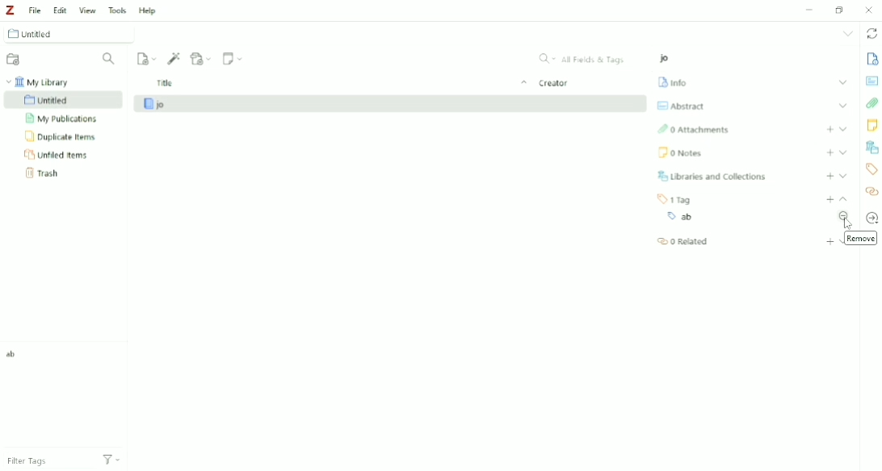  Describe the element at coordinates (843, 106) in the screenshot. I see `Expand section` at that location.